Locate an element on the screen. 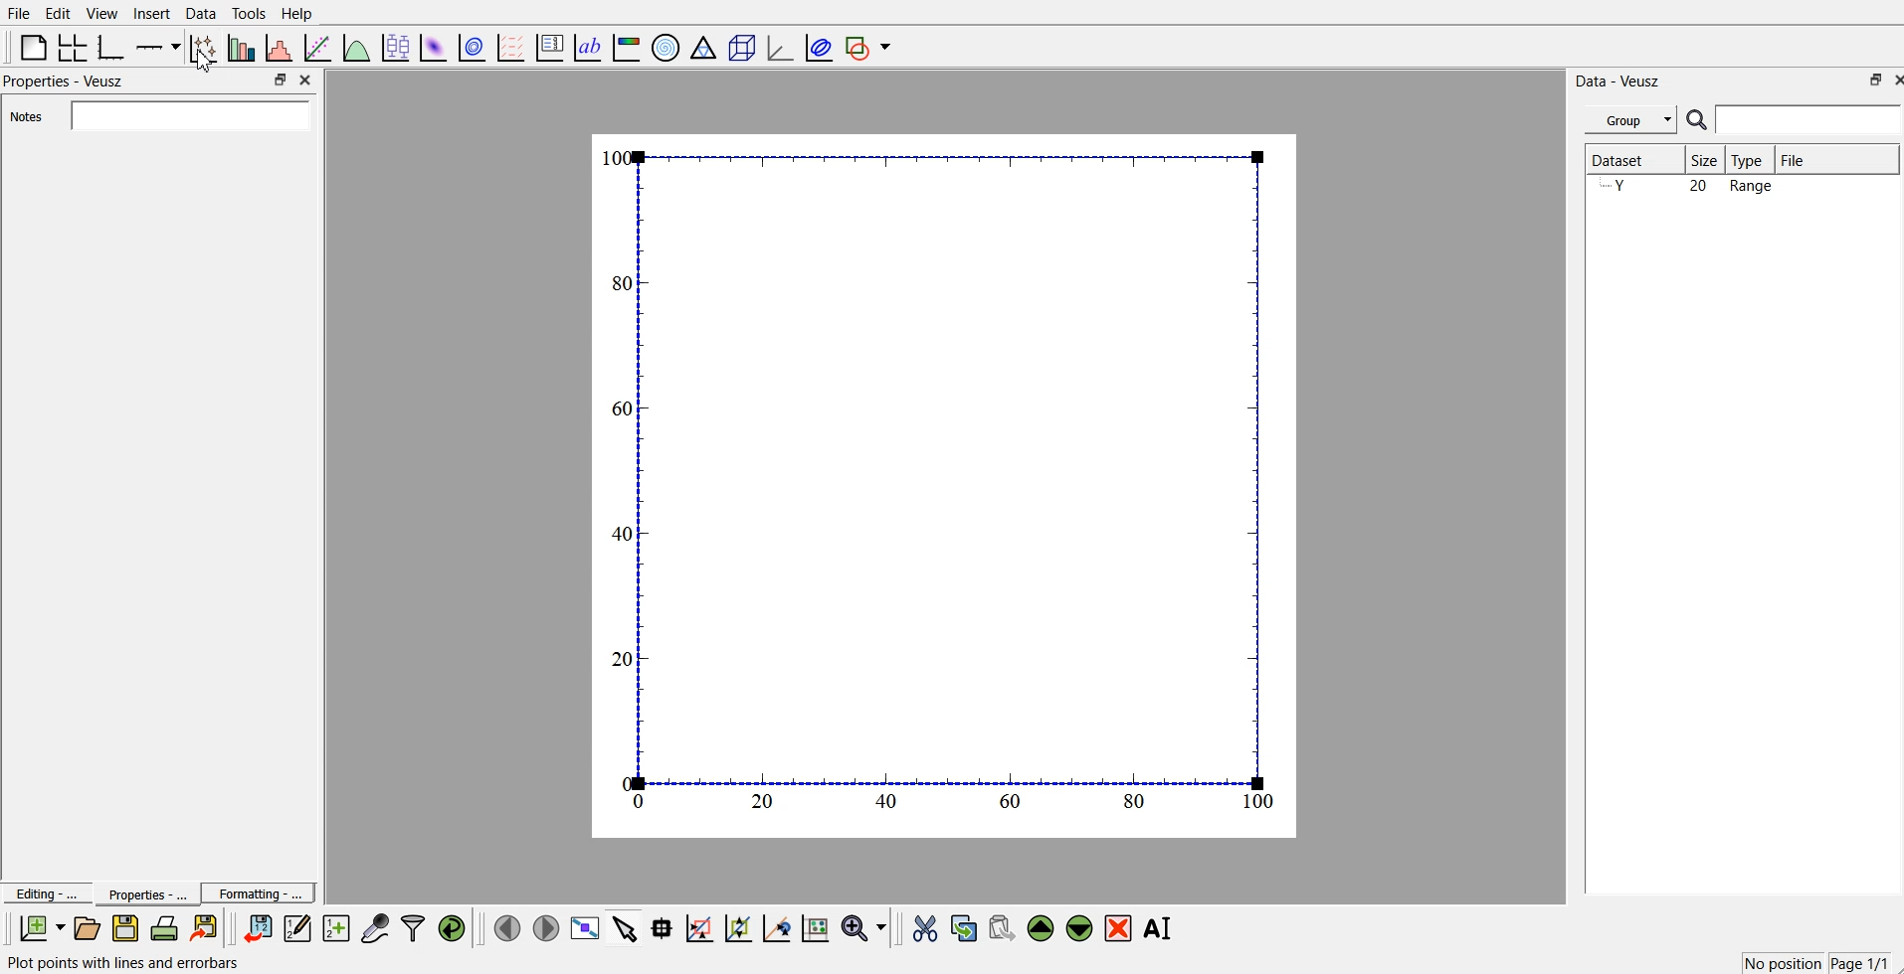 This screenshot has height=974, width=1904. Data is located at coordinates (201, 13).